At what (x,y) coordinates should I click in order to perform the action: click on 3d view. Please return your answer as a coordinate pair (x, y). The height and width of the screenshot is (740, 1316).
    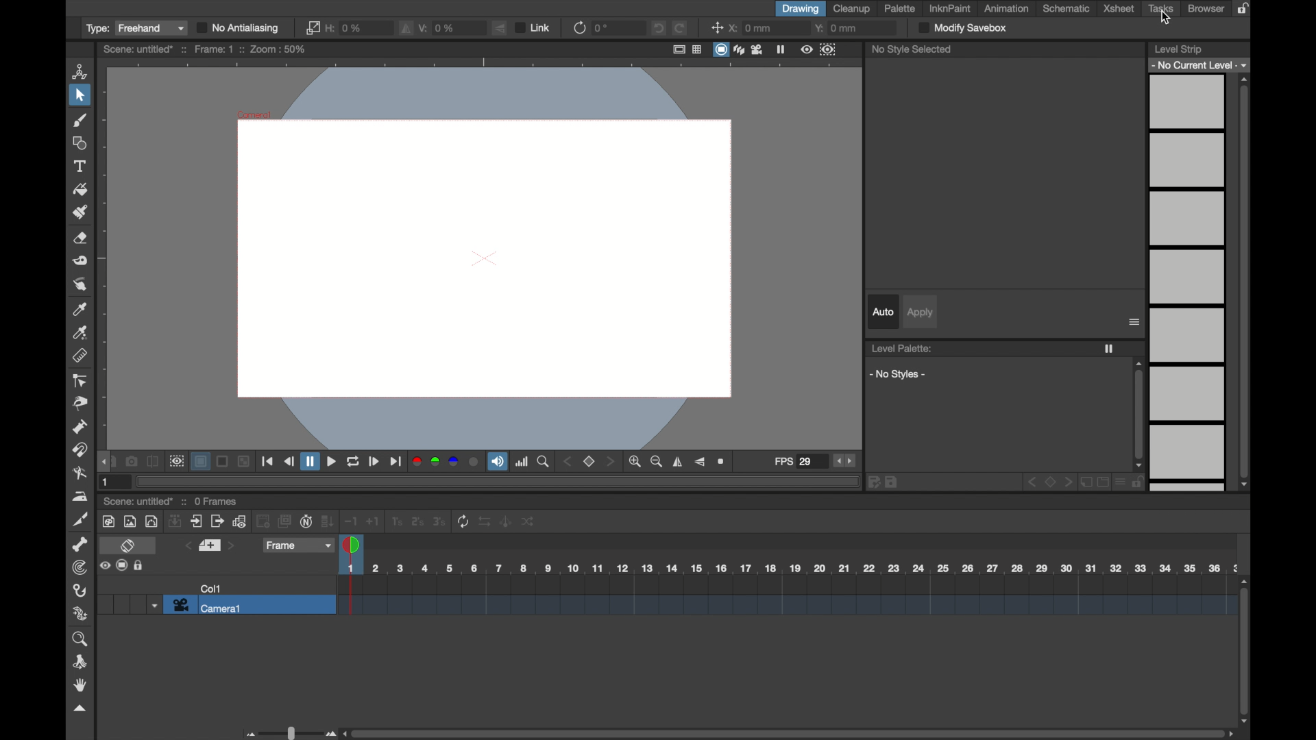
    Looking at the image, I should click on (740, 49).